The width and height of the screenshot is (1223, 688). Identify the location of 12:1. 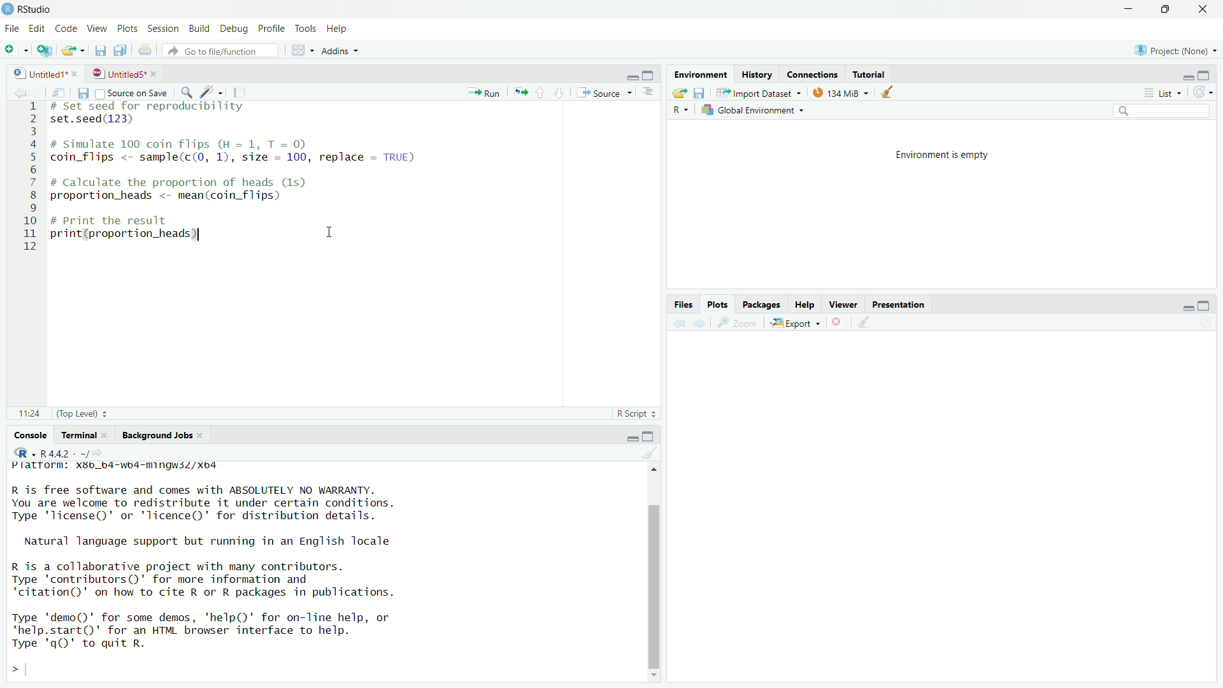
(28, 414).